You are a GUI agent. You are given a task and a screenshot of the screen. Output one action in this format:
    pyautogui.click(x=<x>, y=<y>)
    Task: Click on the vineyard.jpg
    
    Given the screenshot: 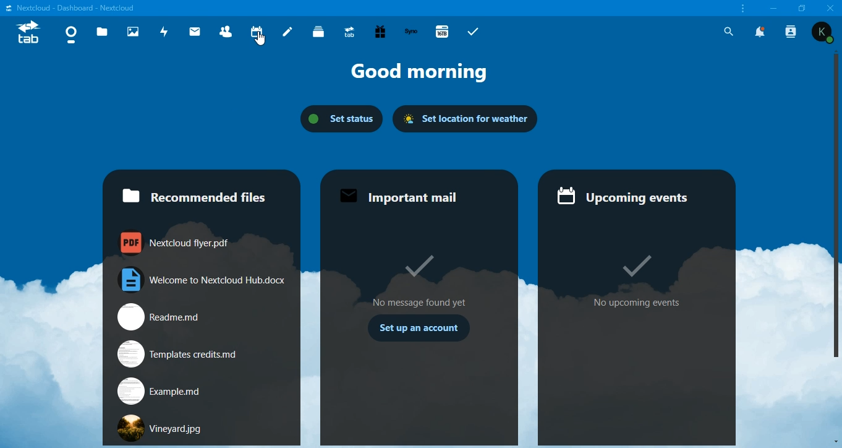 What is the action you would take?
    pyautogui.click(x=166, y=428)
    